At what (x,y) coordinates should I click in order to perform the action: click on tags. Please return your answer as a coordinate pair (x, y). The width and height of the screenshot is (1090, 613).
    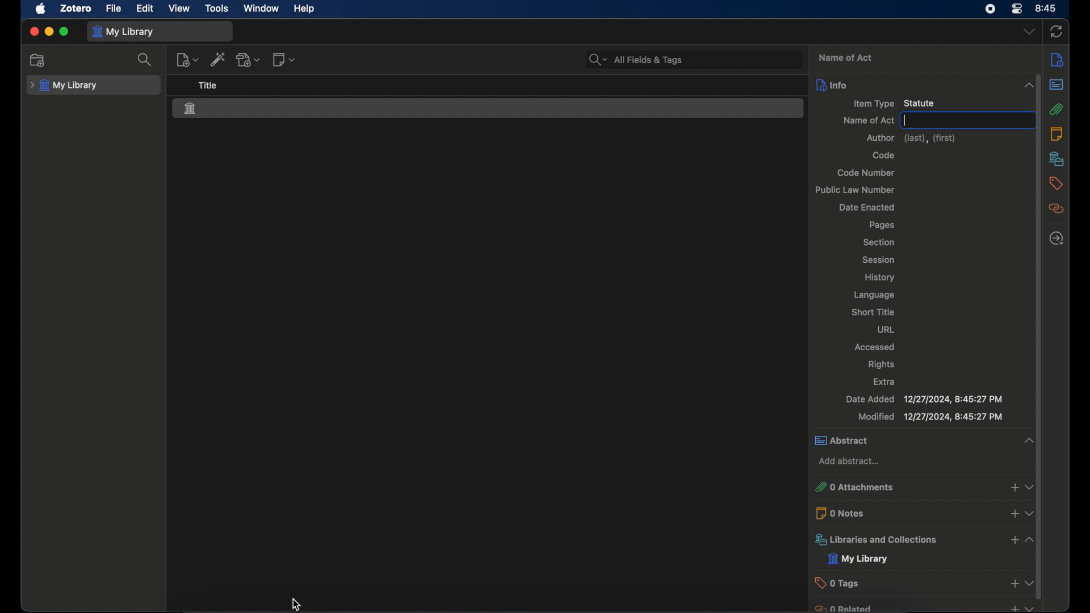
    Looking at the image, I should click on (1055, 183).